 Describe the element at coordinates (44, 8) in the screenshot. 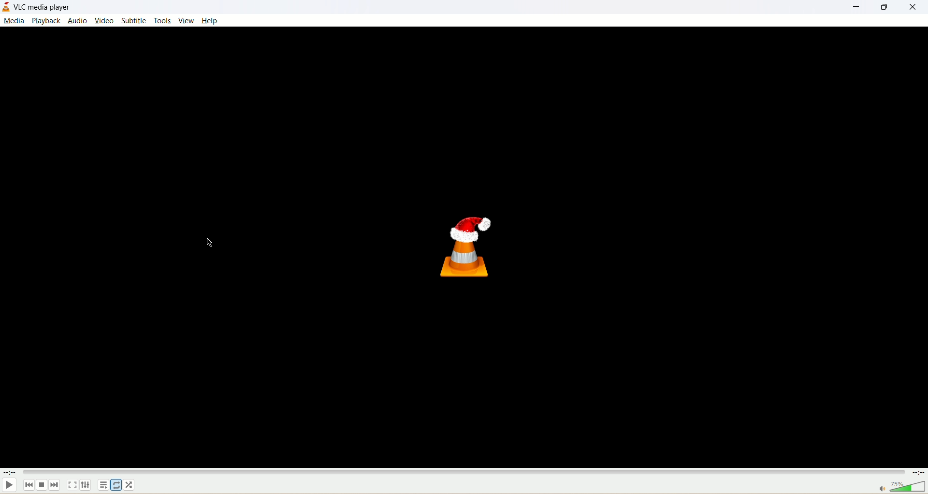

I see `VLC MEDIA PLAYER` at that location.